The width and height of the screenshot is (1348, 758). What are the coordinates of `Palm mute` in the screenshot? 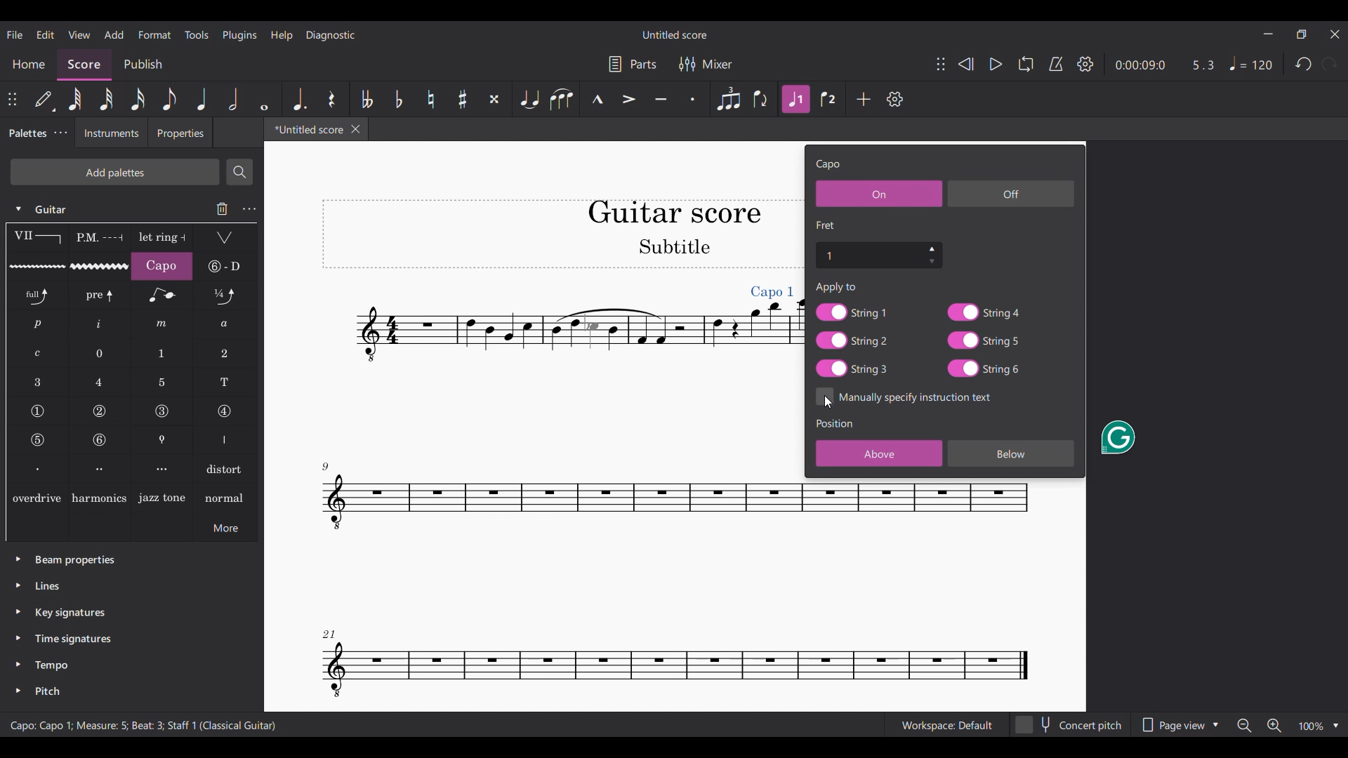 It's located at (98, 238).